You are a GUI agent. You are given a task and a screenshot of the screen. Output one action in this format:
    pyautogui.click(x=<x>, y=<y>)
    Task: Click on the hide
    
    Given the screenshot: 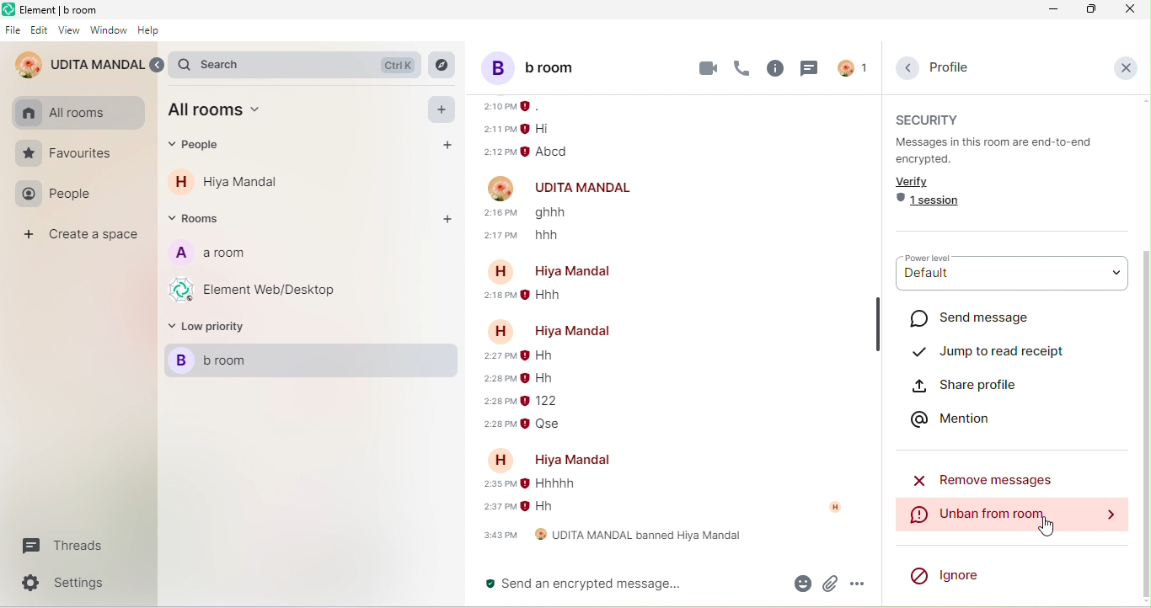 What is the action you would take?
    pyautogui.click(x=878, y=323)
    